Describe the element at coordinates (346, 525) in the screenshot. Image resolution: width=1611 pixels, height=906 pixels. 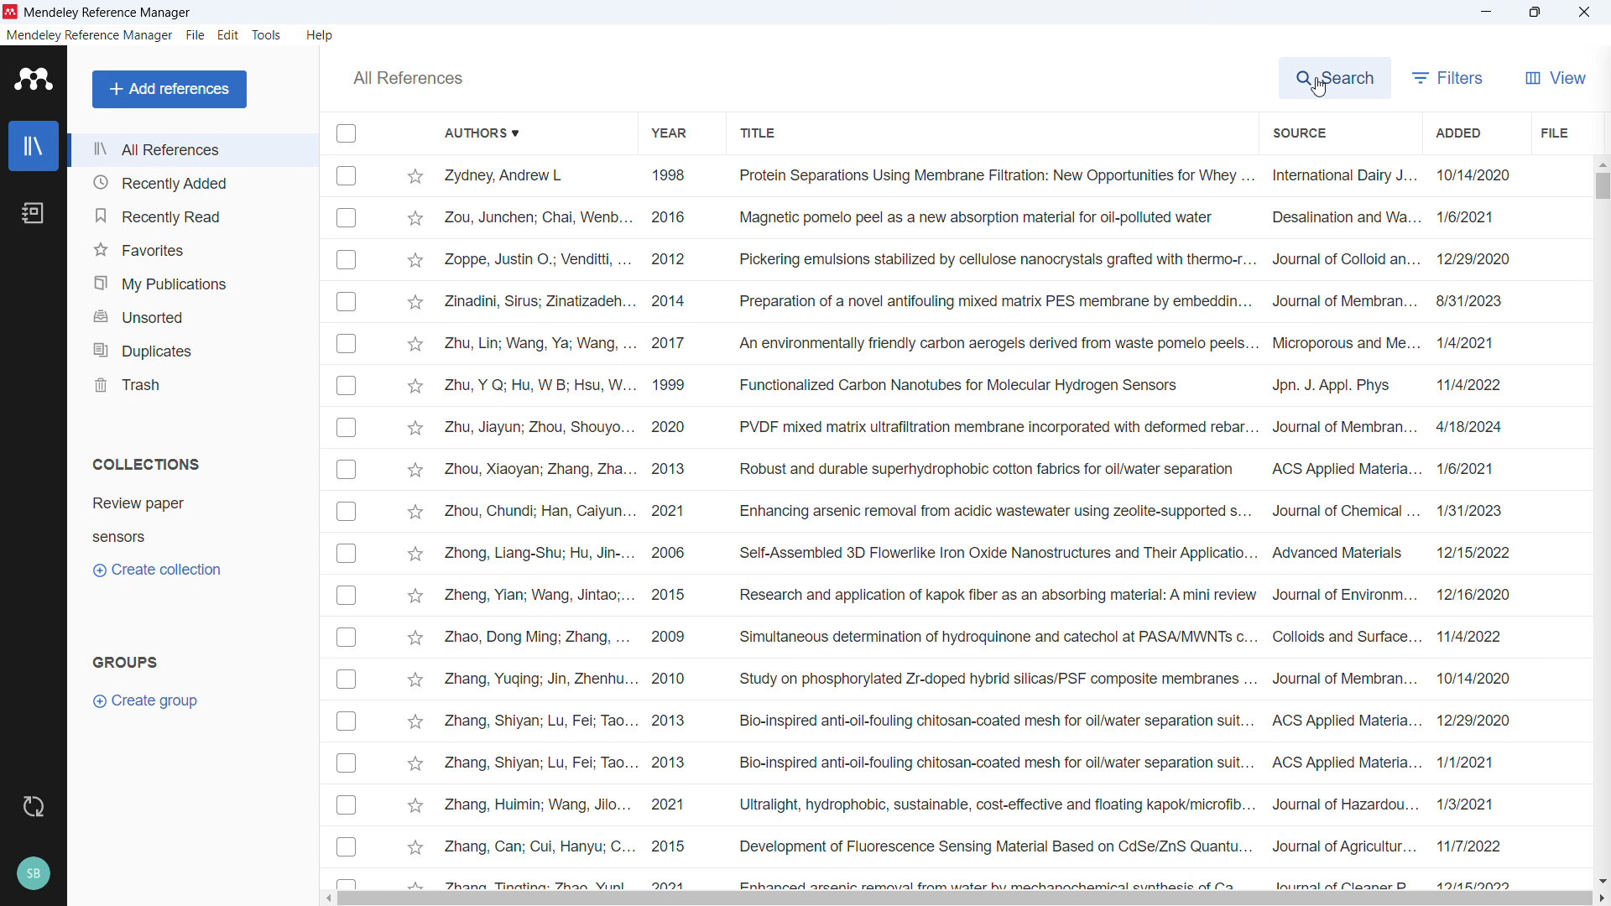
I see `Select individual entries ` at that location.